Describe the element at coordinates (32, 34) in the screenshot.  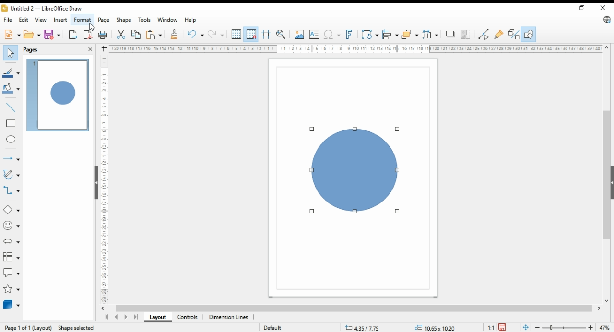
I see `open` at that location.